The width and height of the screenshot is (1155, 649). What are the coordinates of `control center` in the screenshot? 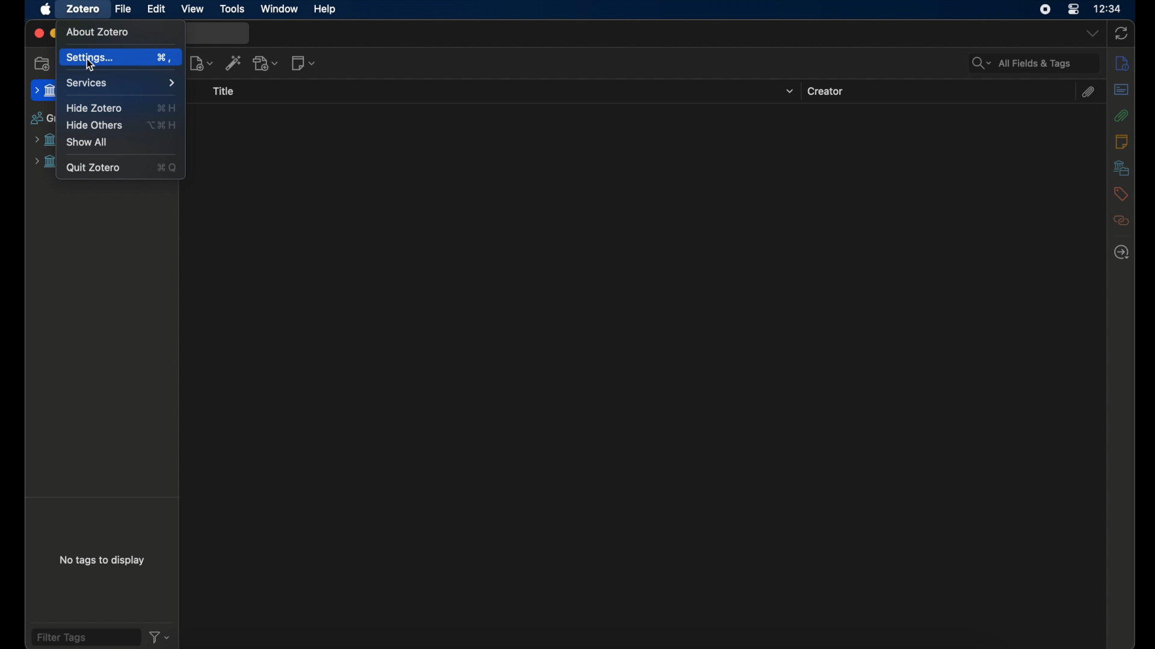 It's located at (1073, 10).